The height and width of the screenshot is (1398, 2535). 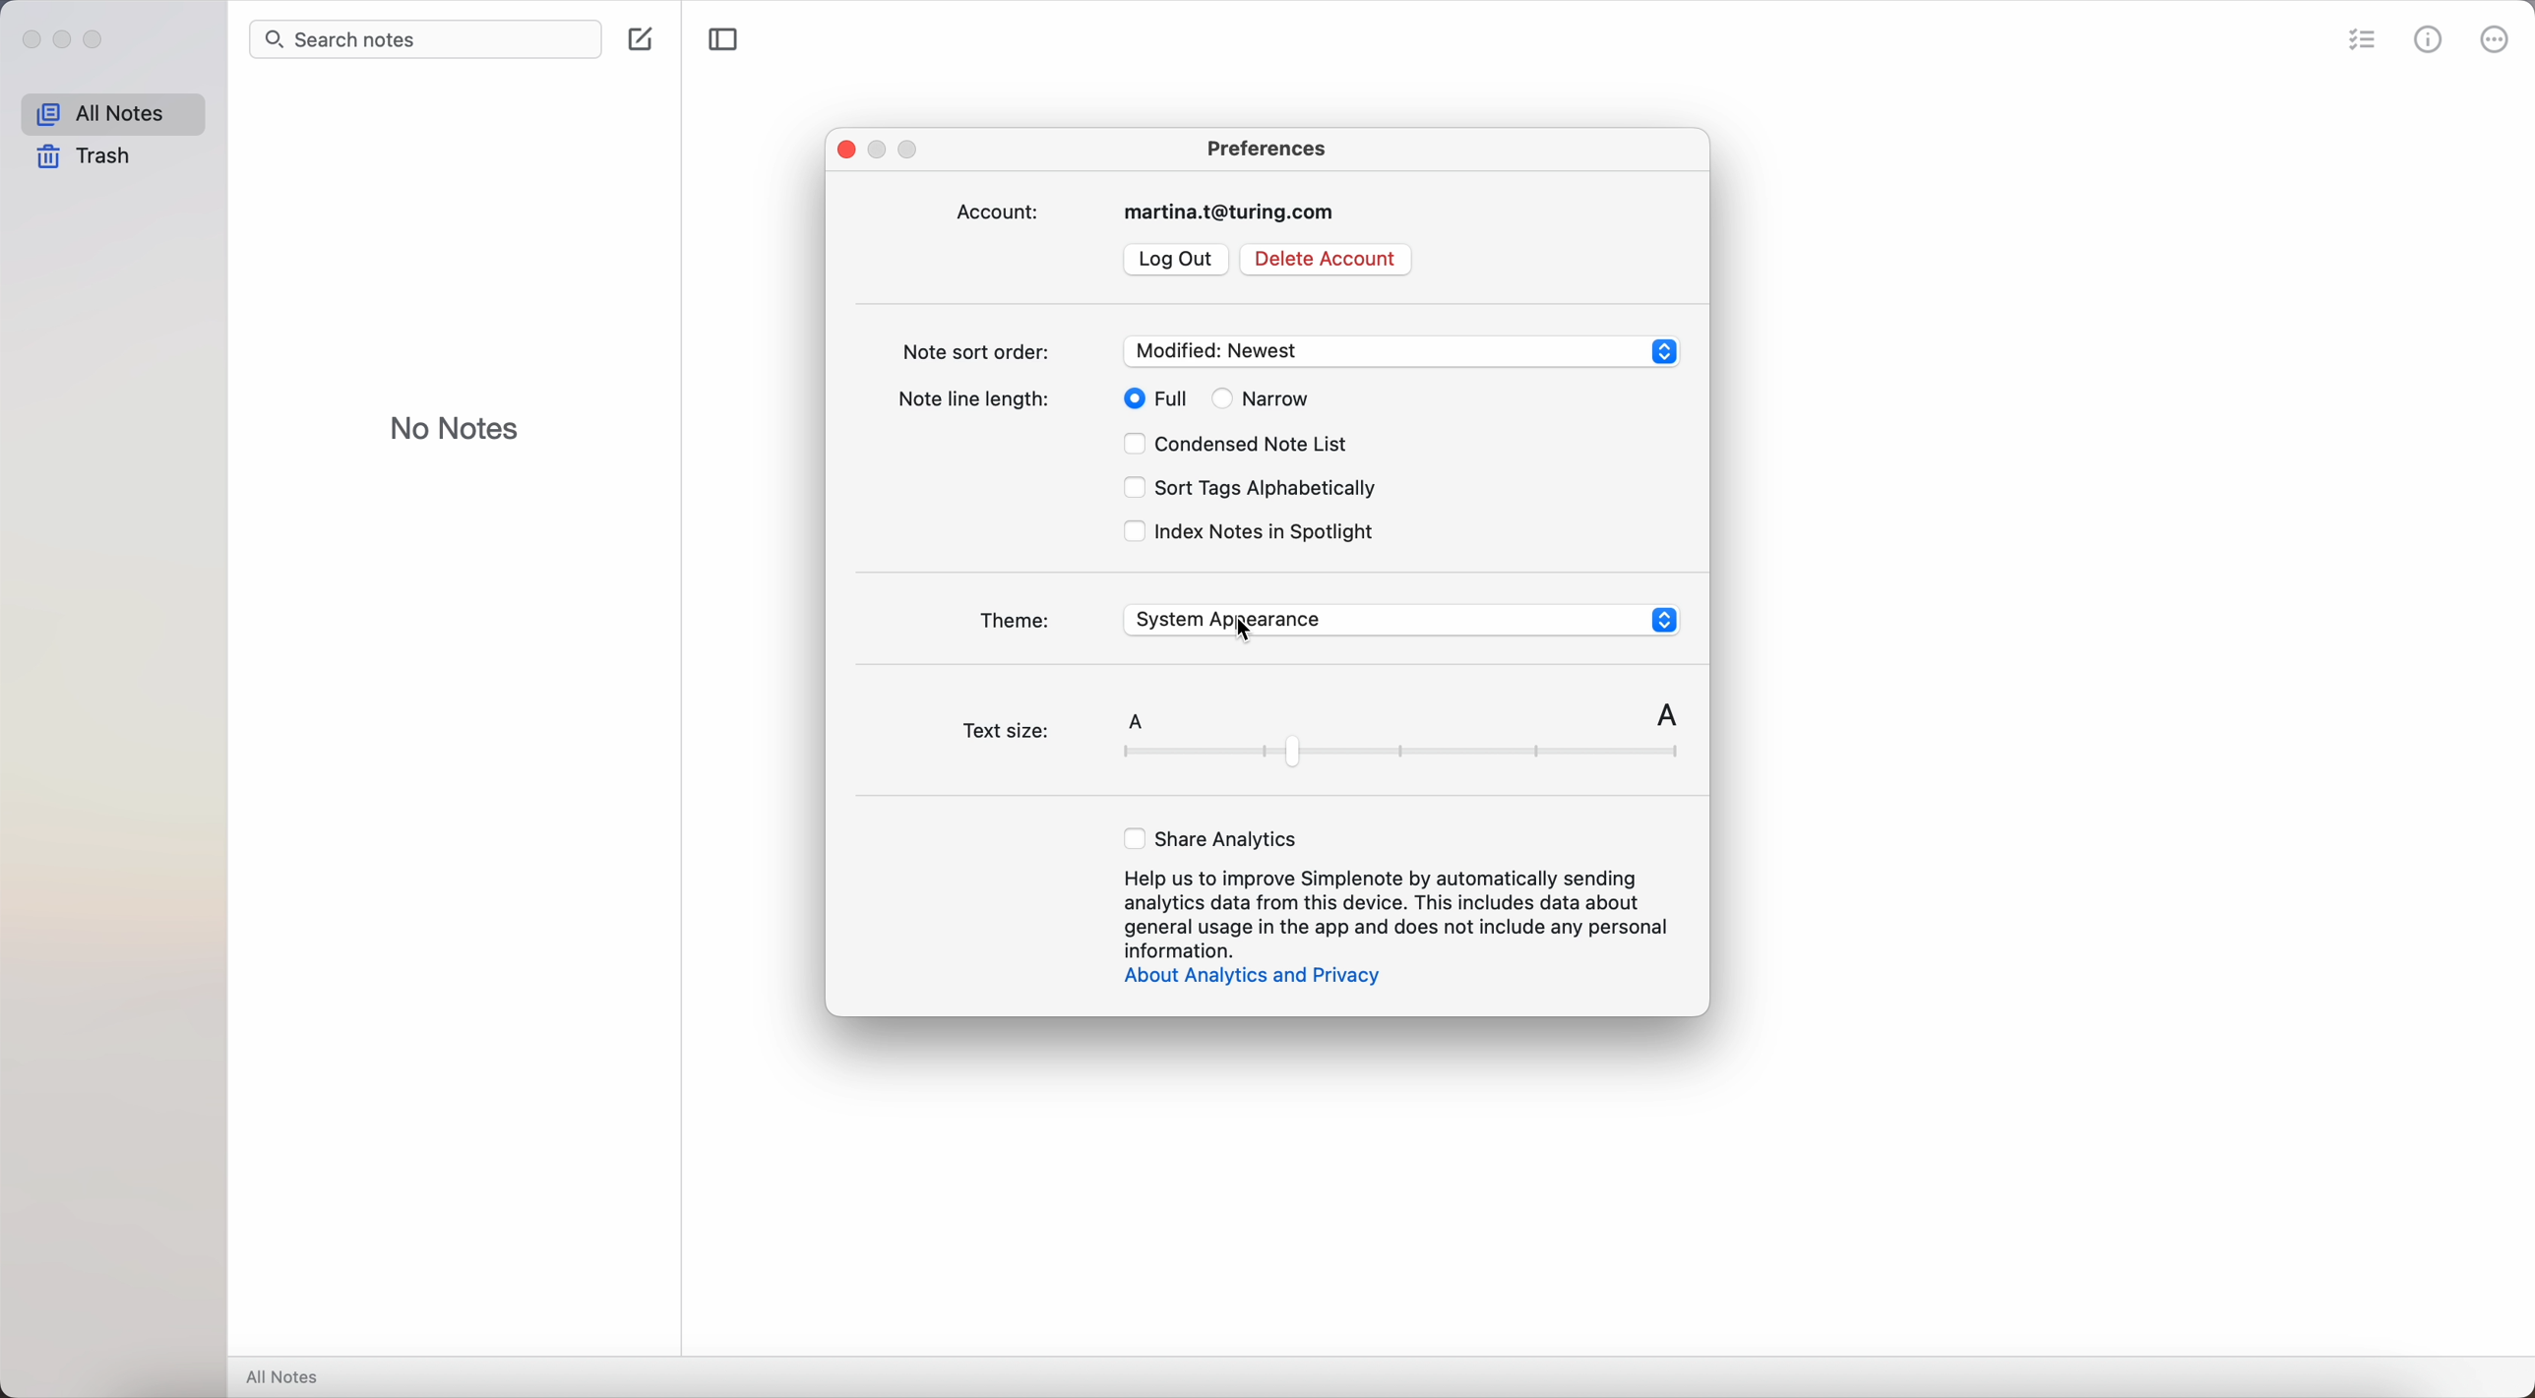 I want to click on all notes, so click(x=114, y=111).